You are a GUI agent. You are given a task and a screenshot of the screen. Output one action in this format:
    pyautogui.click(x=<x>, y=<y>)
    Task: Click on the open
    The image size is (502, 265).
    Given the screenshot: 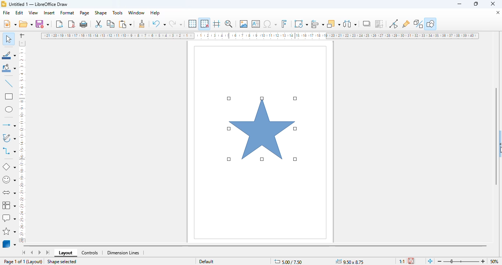 What is the action you would take?
    pyautogui.click(x=26, y=24)
    